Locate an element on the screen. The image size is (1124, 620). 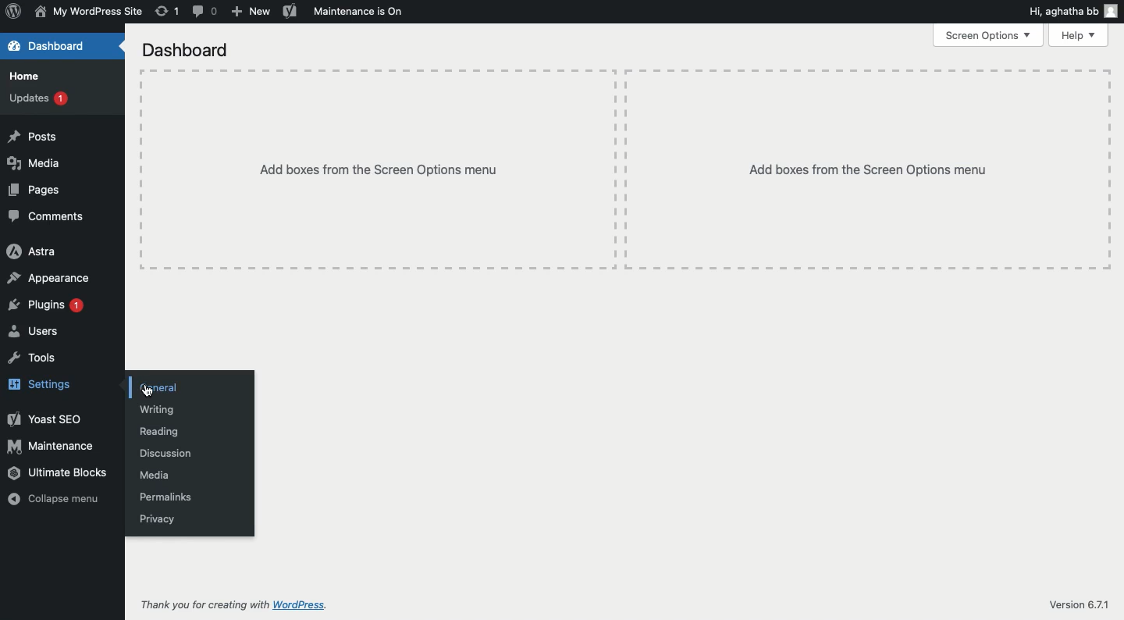
Pages is located at coordinates (38, 191).